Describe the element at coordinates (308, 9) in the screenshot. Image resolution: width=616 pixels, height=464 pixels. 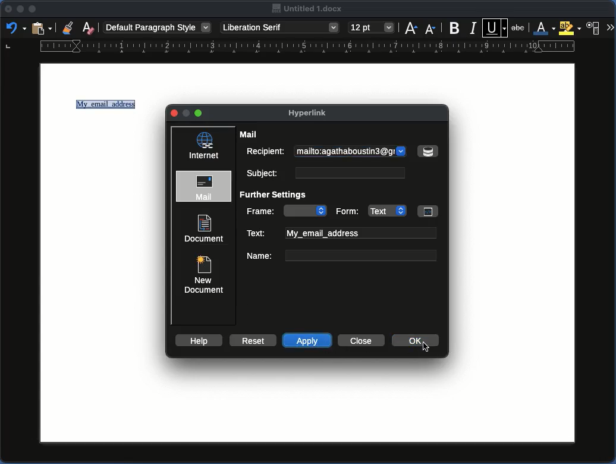
I see `Untitled. 1 docx` at that location.